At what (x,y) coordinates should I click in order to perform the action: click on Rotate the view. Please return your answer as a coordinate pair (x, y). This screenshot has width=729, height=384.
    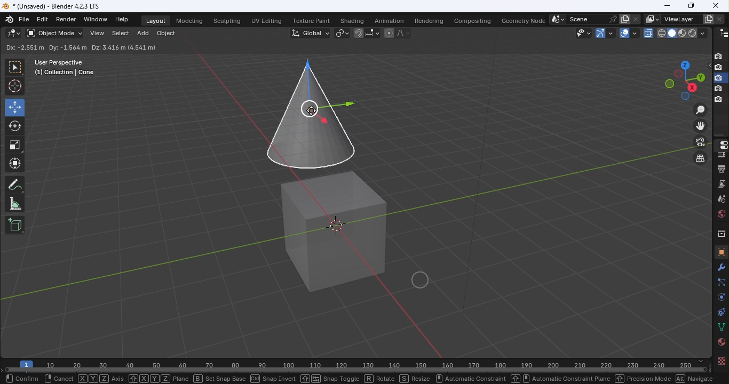
    Looking at the image, I should click on (685, 97).